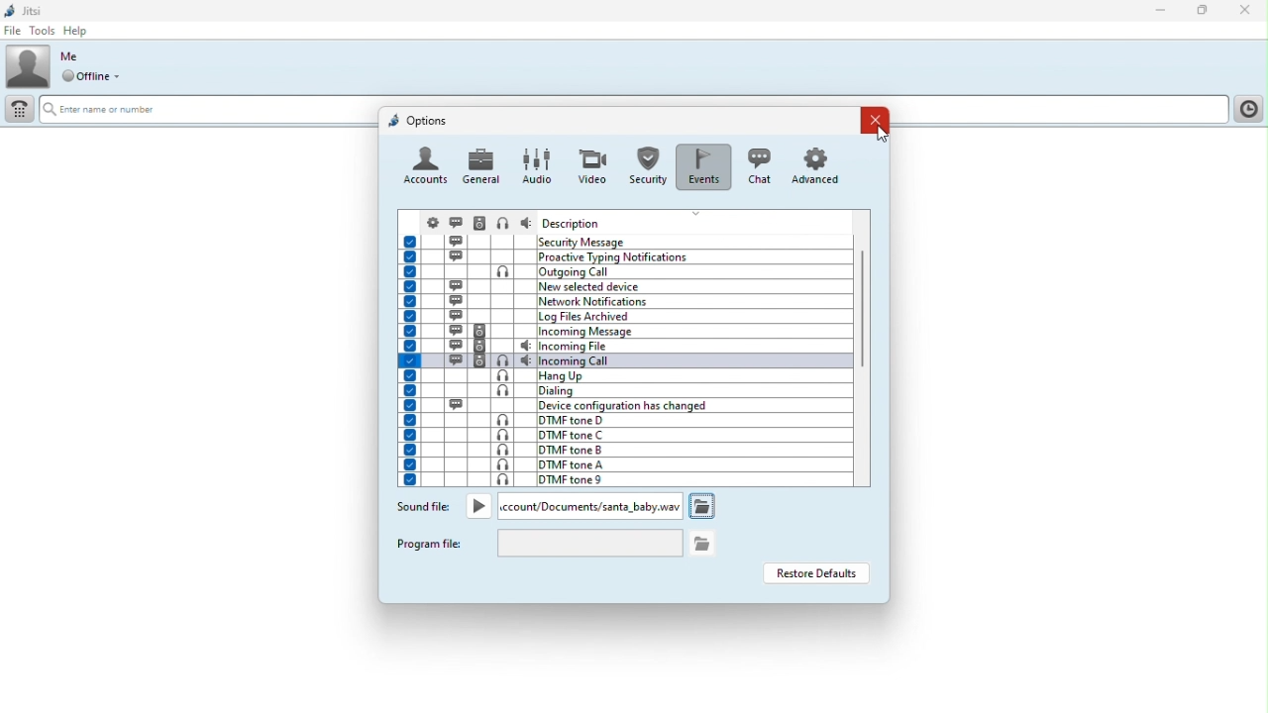 The image size is (1268, 713). What do you see at coordinates (536, 166) in the screenshot?
I see `audio` at bounding box center [536, 166].